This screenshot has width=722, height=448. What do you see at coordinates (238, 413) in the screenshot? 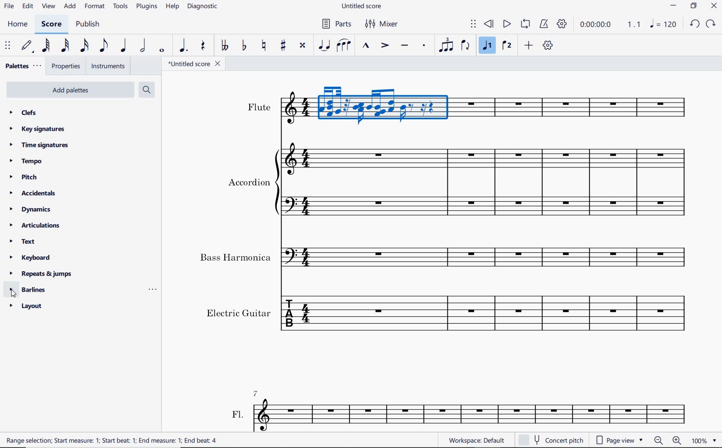
I see `text` at bounding box center [238, 413].